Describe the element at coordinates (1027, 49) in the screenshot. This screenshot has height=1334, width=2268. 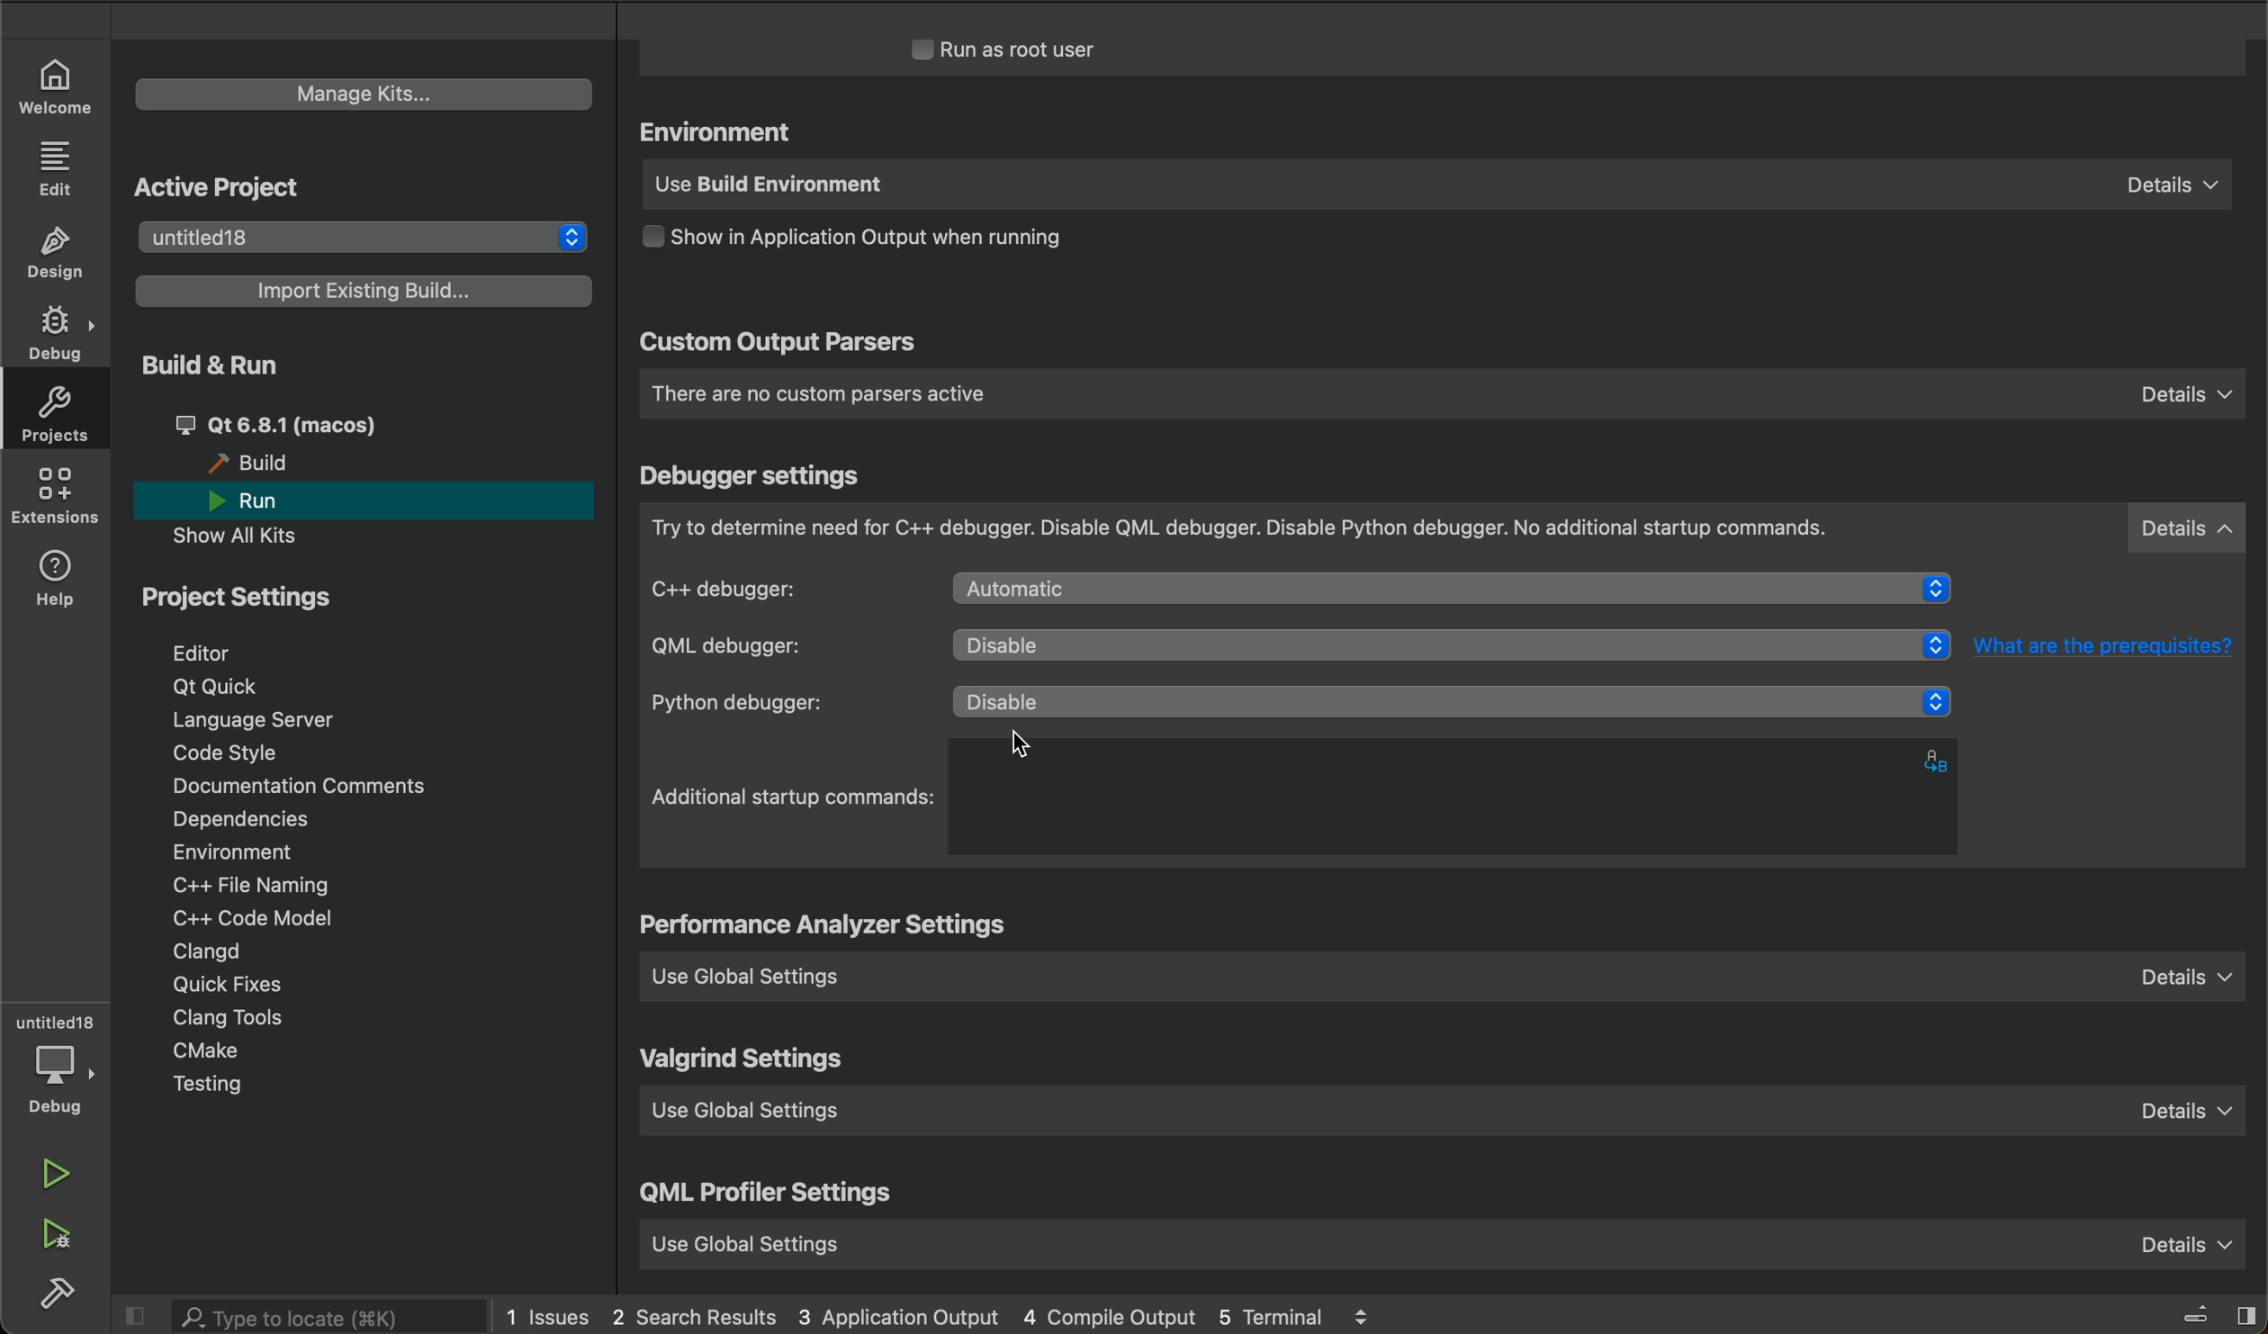
I see `run as root user` at that location.